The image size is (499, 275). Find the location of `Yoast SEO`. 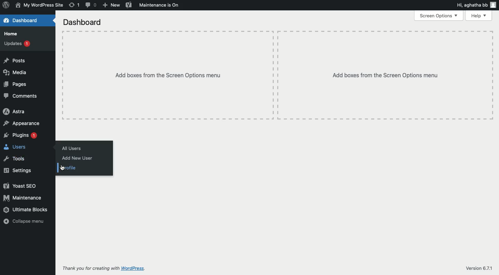

Yoast SEO is located at coordinates (21, 186).